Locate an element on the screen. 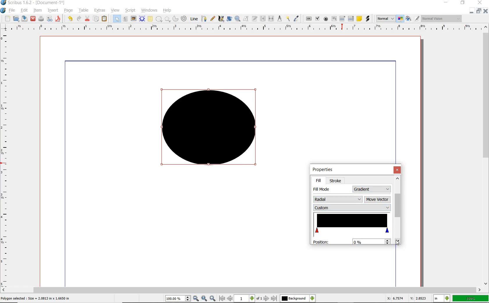  UNLINK TEXT FRAME is located at coordinates (270, 18).